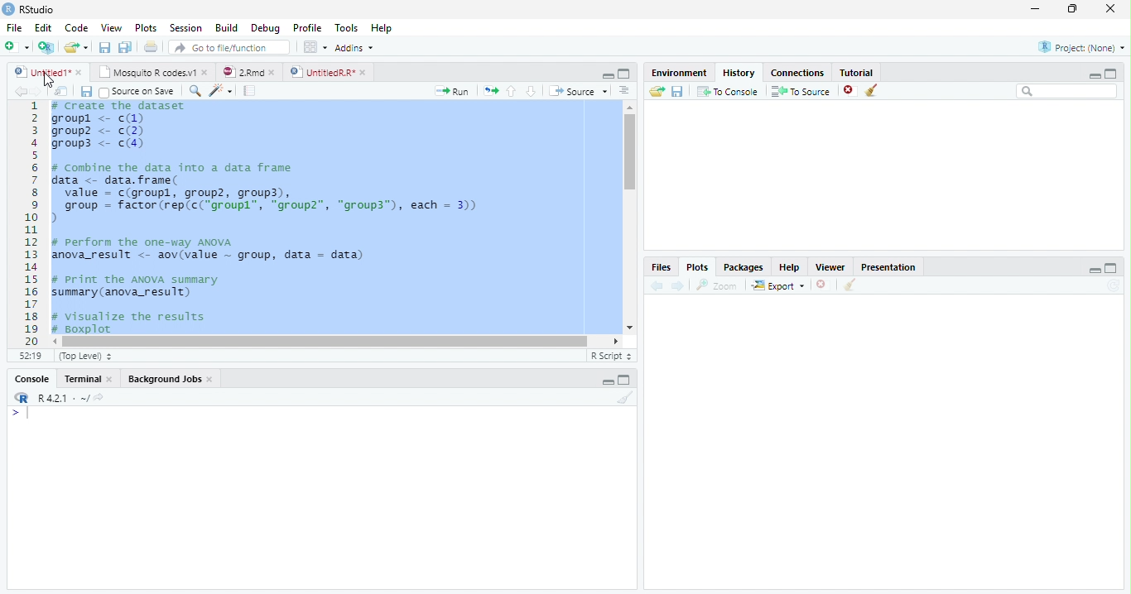 The height and width of the screenshot is (594, 1131). What do you see at coordinates (229, 48) in the screenshot?
I see `Go to file/function` at bounding box center [229, 48].